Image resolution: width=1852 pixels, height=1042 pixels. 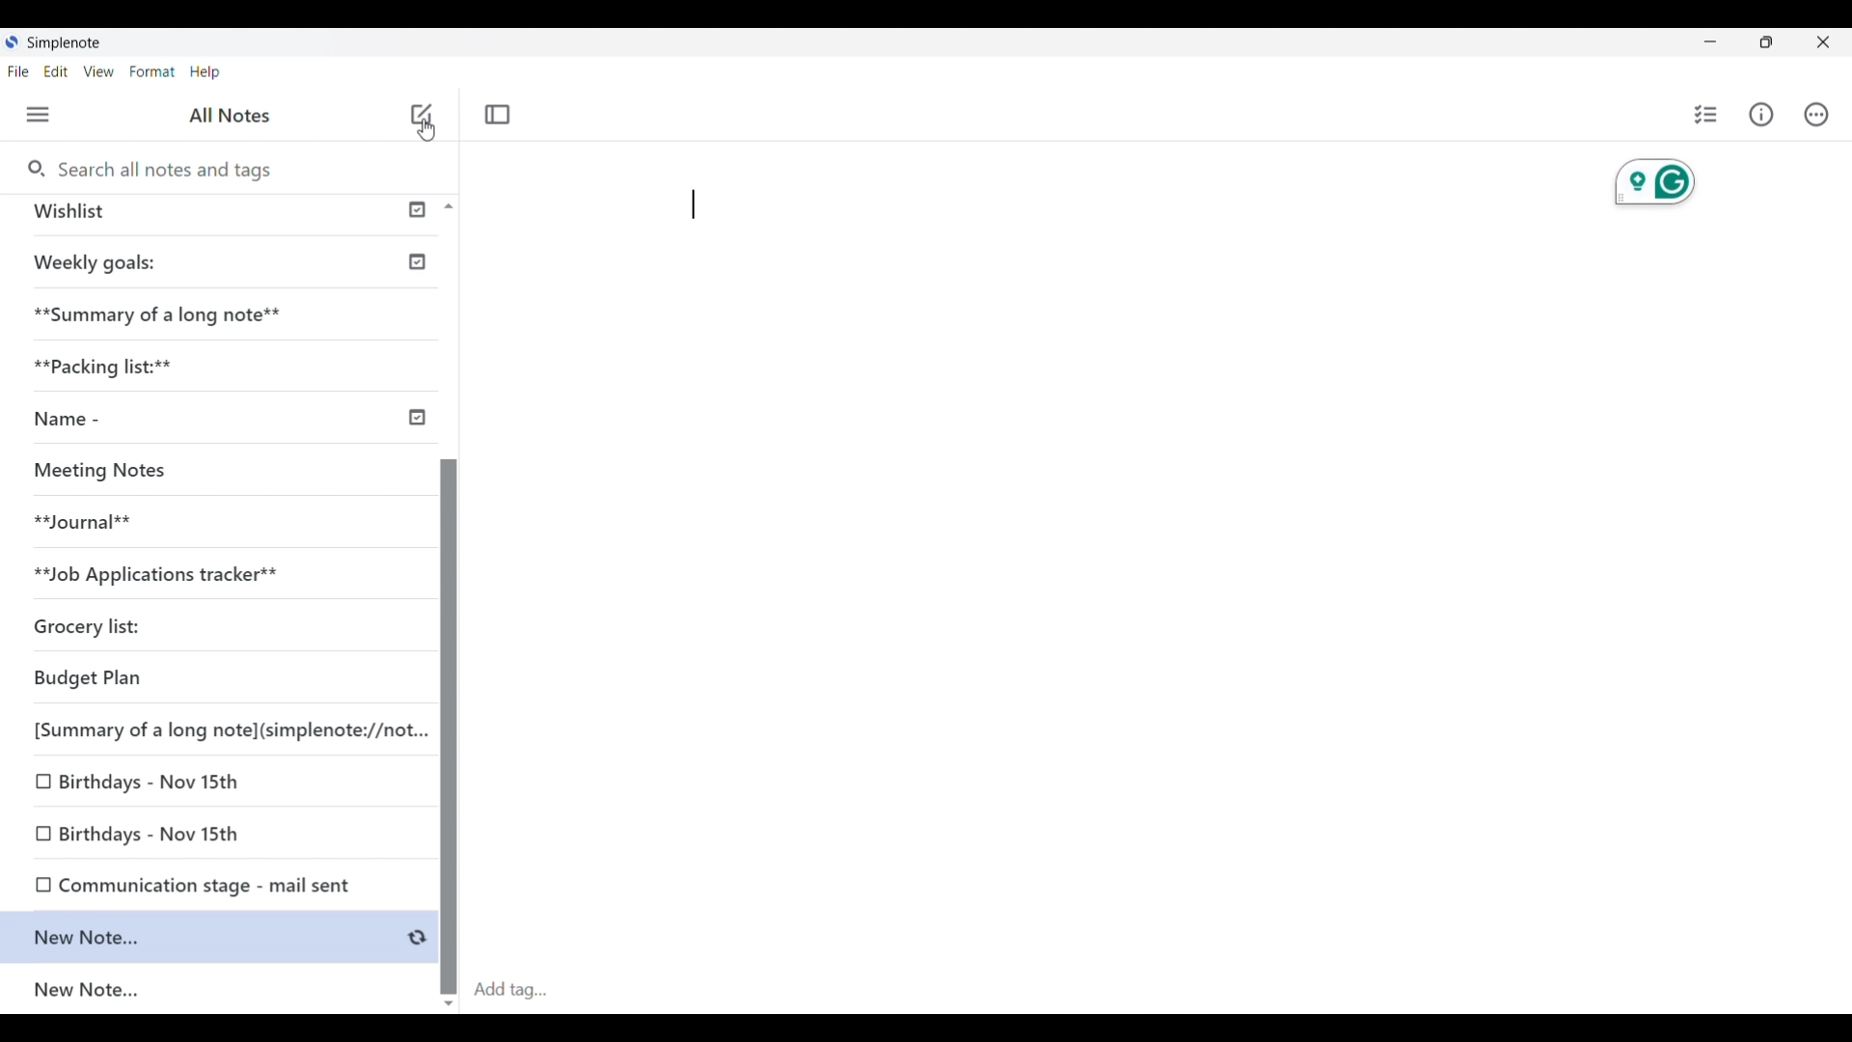 What do you see at coordinates (448, 714) in the screenshot?
I see `Vertical slide bar` at bounding box center [448, 714].